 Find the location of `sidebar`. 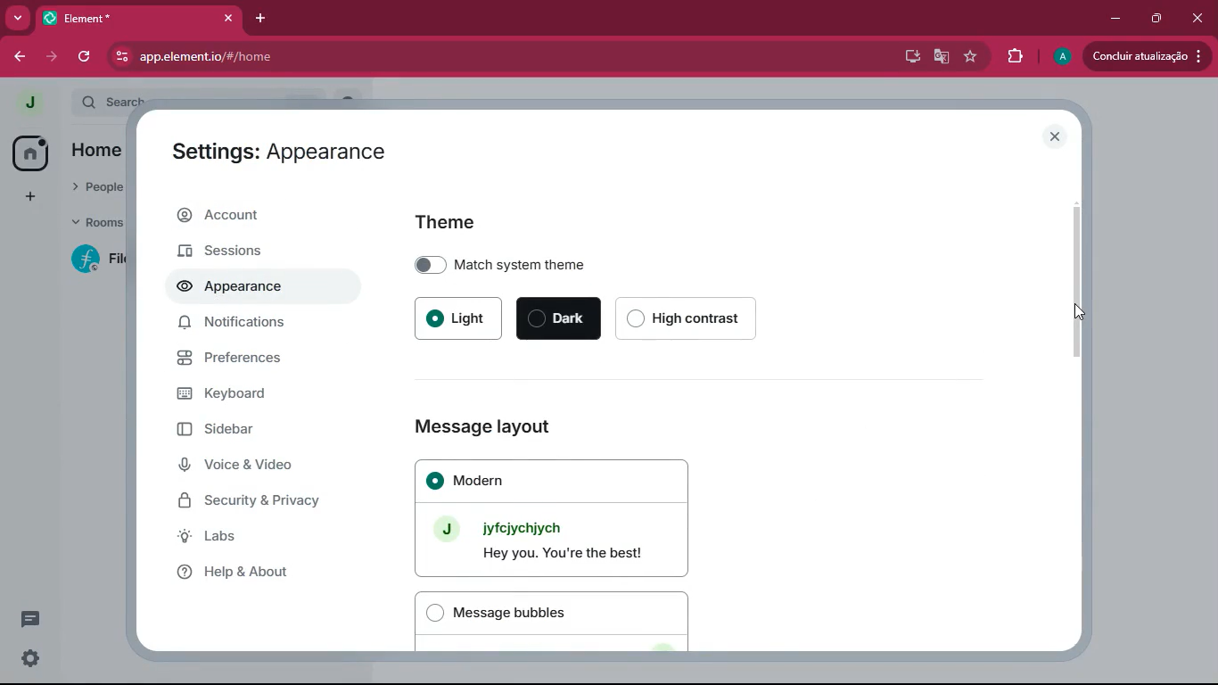

sidebar is located at coordinates (266, 434).